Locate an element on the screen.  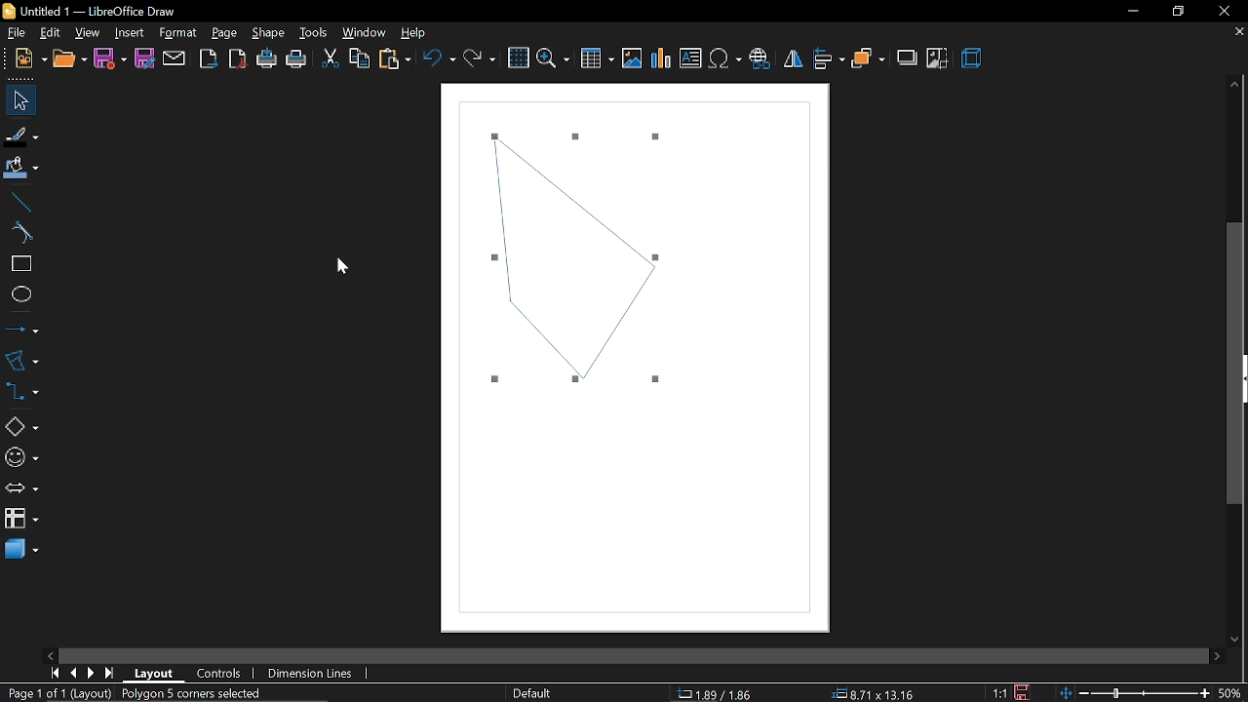
select is located at coordinates (18, 100).